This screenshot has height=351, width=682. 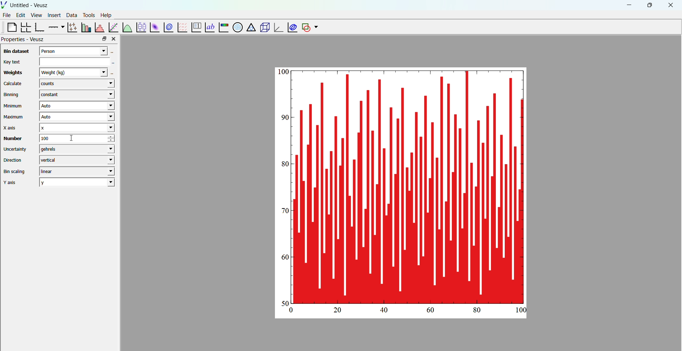 What do you see at coordinates (36, 16) in the screenshot?
I see `view` at bounding box center [36, 16].